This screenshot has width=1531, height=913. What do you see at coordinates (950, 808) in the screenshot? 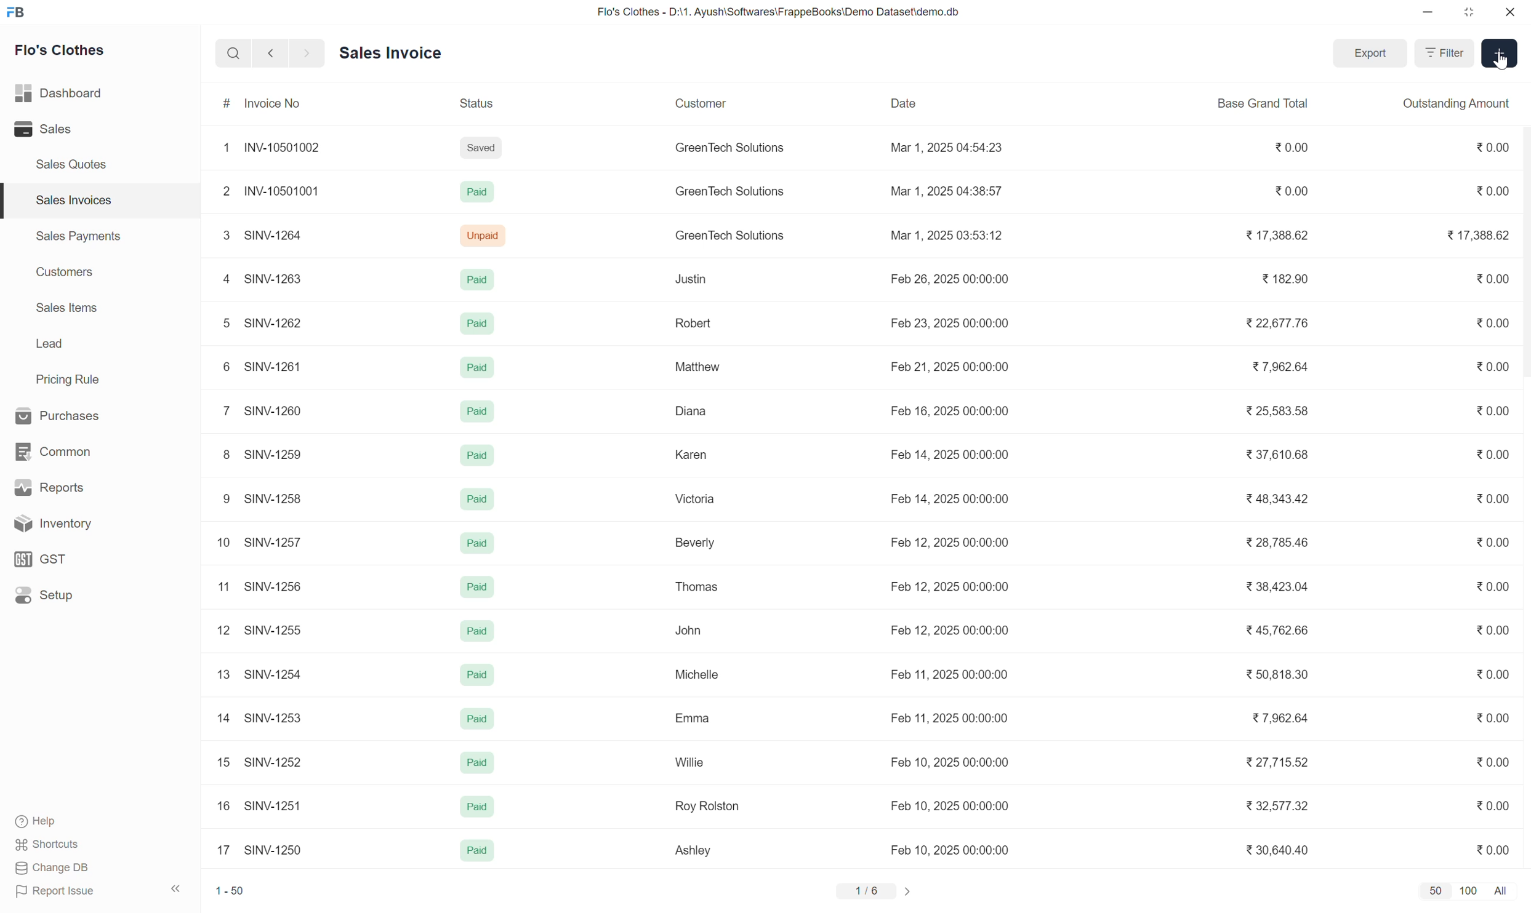
I see `Feb 10, 2025 00:00:00` at bounding box center [950, 808].